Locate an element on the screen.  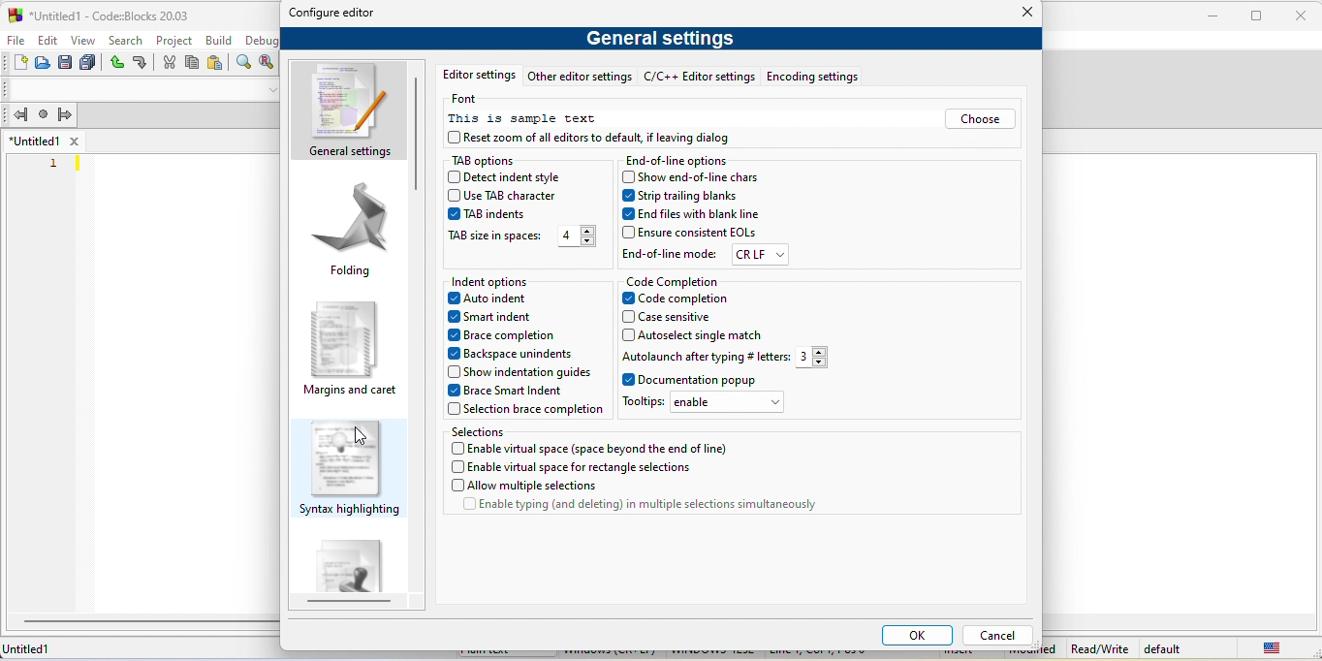
backspace unindents is located at coordinates (510, 353).